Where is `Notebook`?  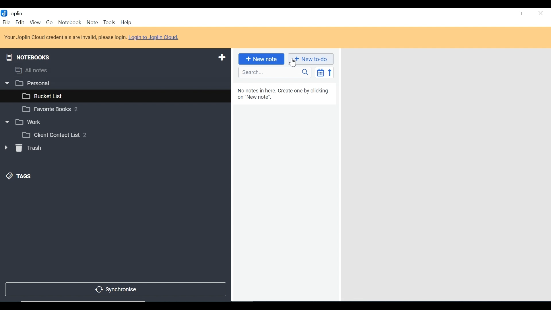 Notebook is located at coordinates (124, 135).